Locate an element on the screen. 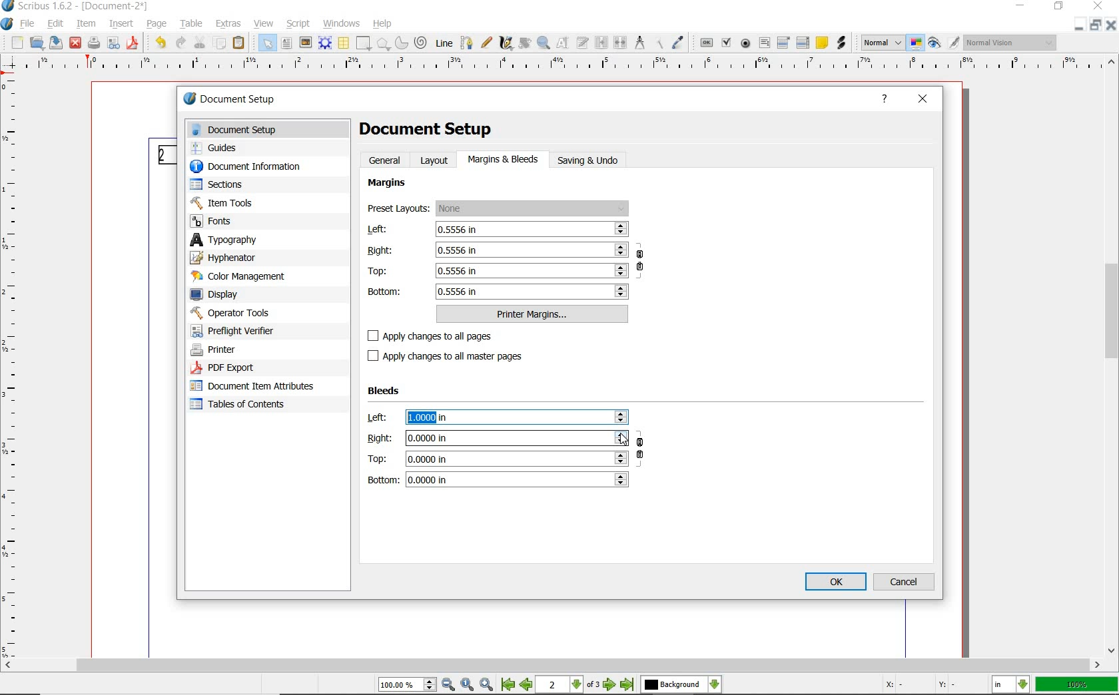 The image size is (1119, 695). pdf list box is located at coordinates (803, 43).